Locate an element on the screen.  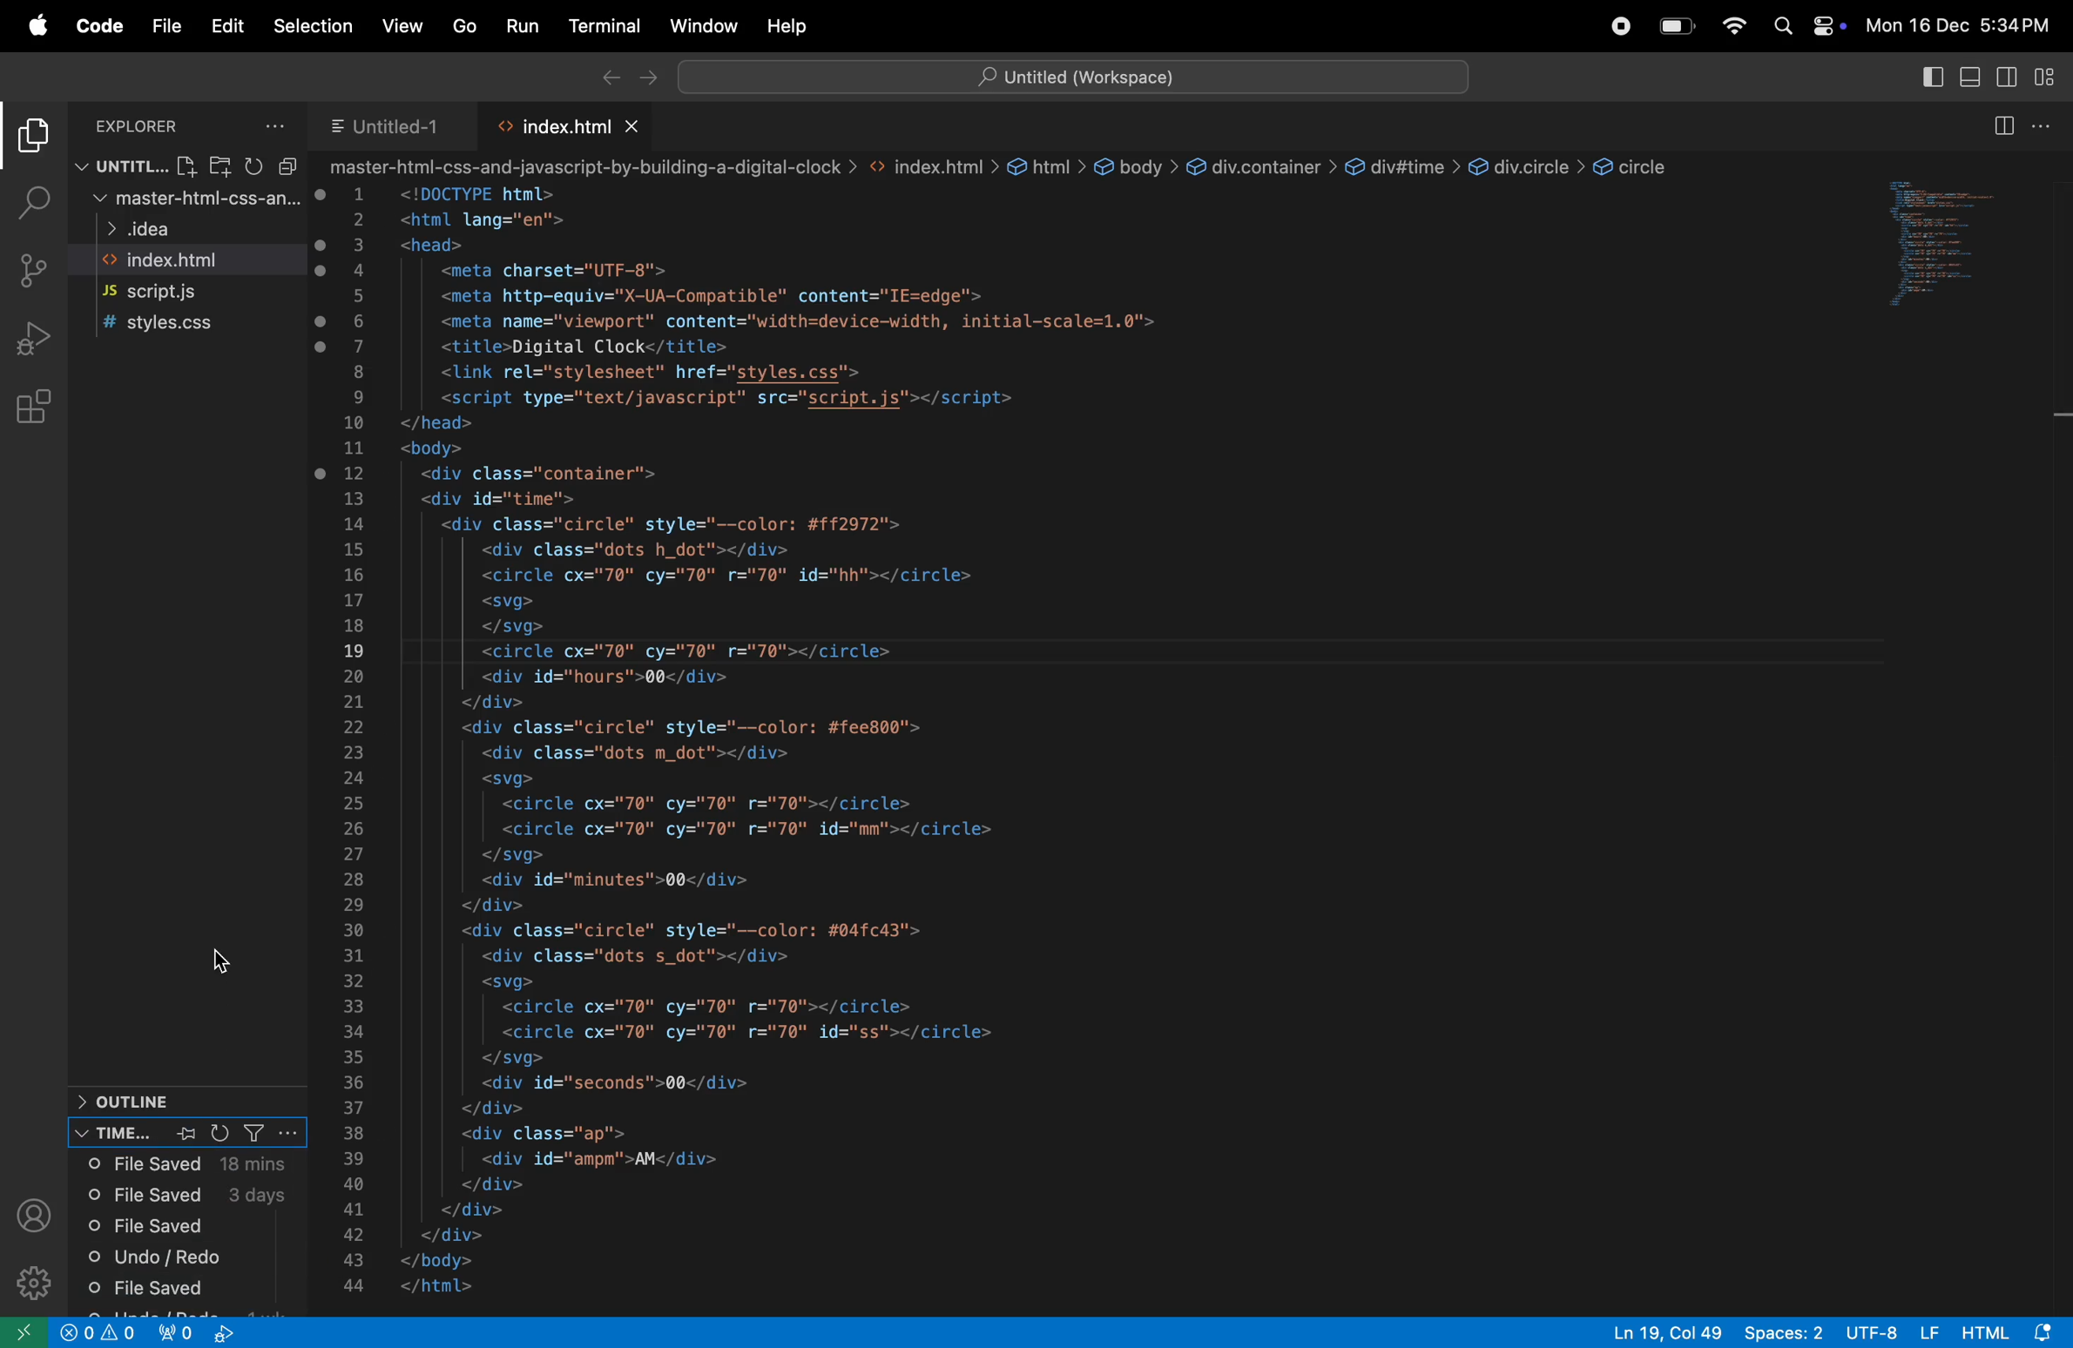
<div class="dots s_dot"></div> is located at coordinates (640, 956).